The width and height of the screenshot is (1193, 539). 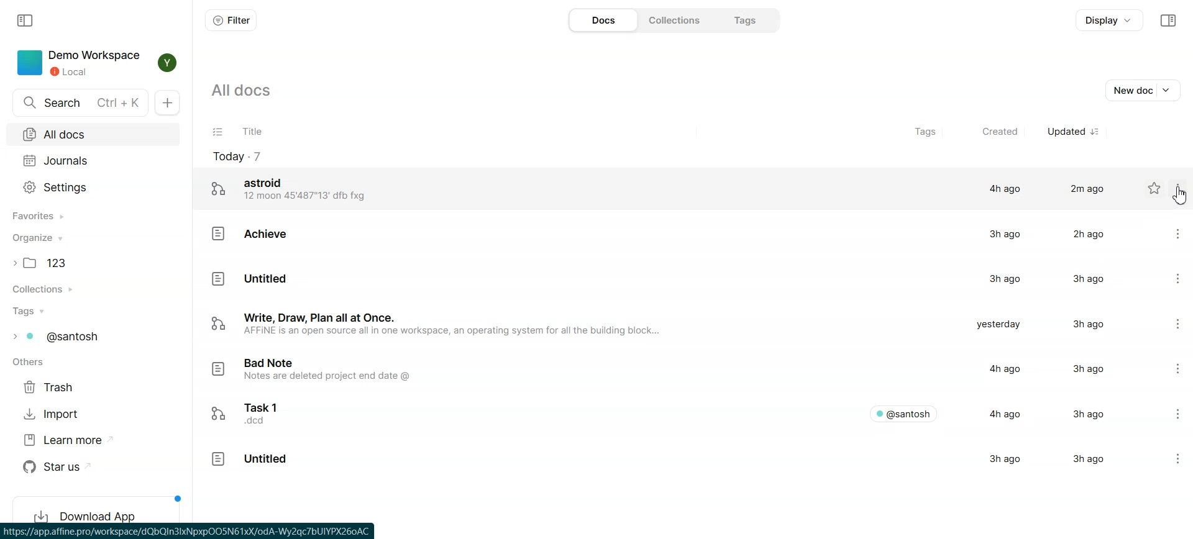 What do you see at coordinates (925, 132) in the screenshot?
I see `Tags` at bounding box center [925, 132].